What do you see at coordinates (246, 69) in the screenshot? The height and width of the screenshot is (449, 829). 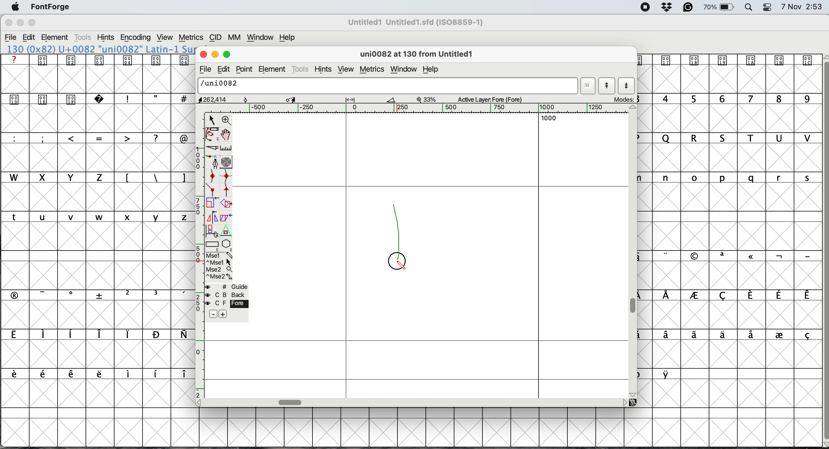 I see `point` at bounding box center [246, 69].